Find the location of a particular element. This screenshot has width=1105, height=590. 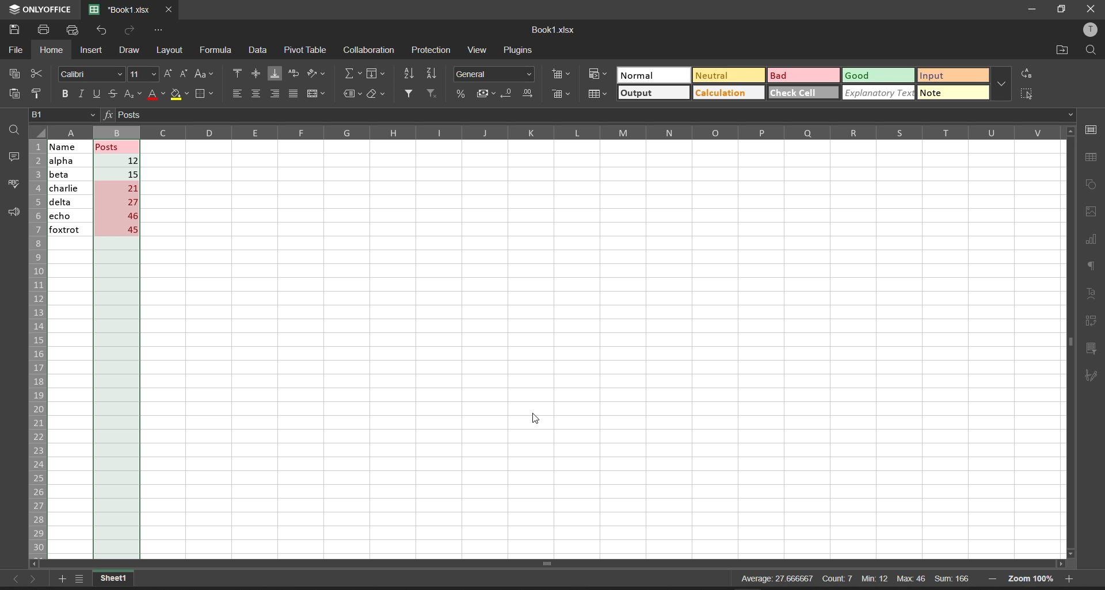

font color is located at coordinates (154, 95).